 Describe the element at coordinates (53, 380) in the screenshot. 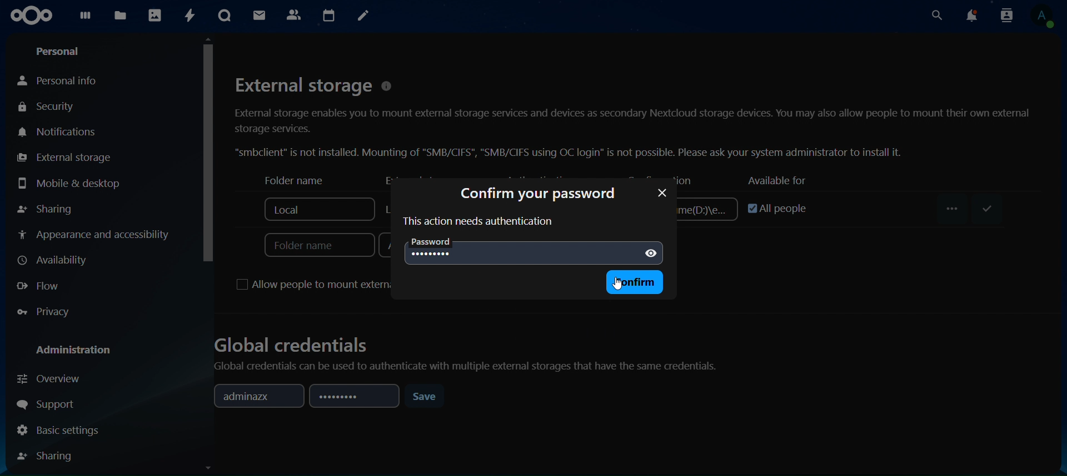

I see `overview` at that location.